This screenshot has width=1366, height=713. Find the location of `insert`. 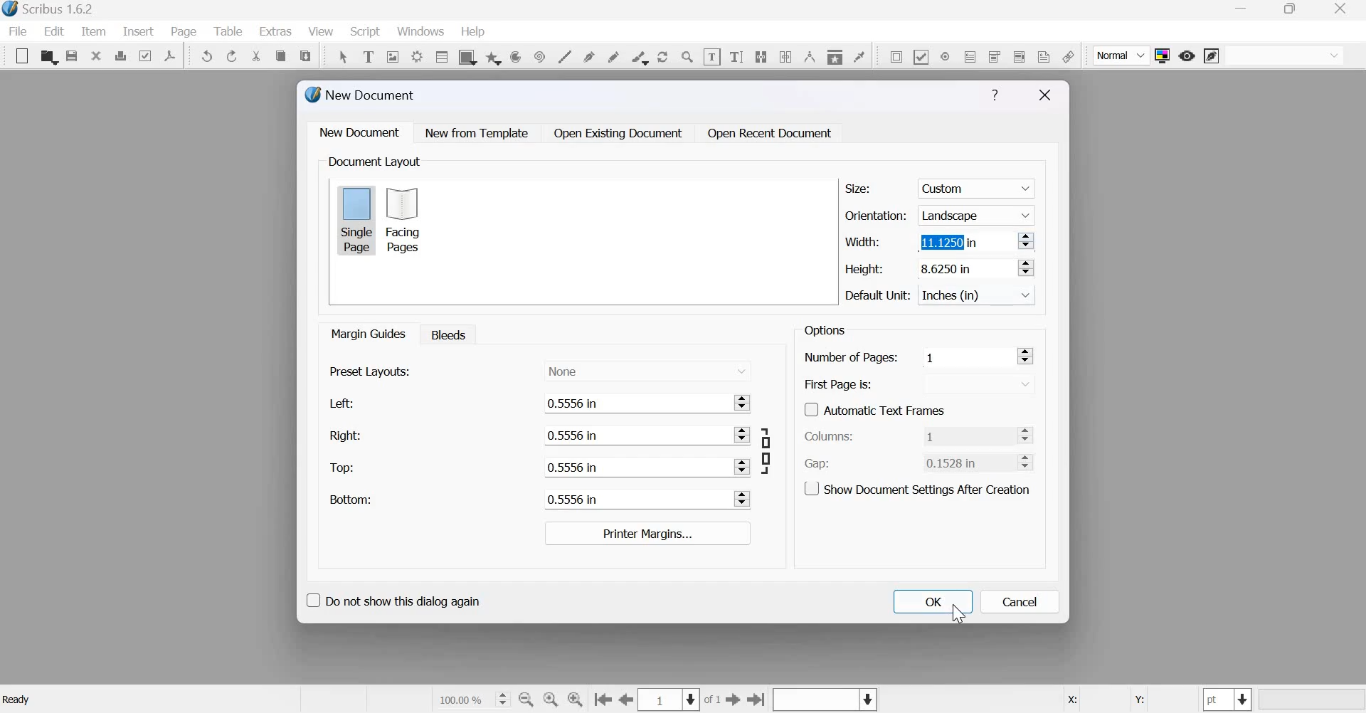

insert is located at coordinates (138, 31).